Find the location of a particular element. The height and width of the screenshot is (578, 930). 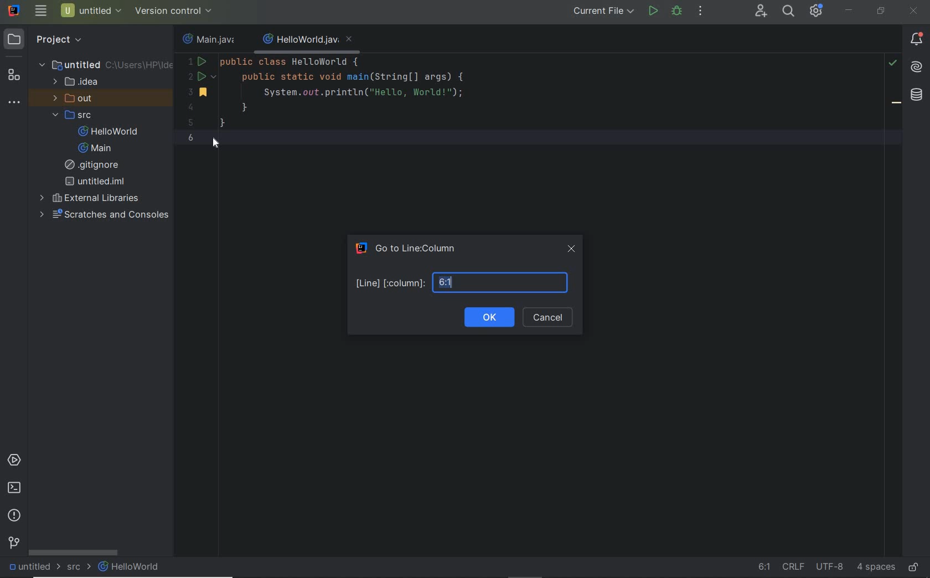

highlight problems is located at coordinates (892, 63).